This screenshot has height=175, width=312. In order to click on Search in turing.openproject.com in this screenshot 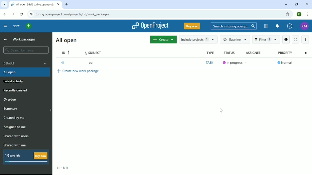, I will do `click(234, 26)`.